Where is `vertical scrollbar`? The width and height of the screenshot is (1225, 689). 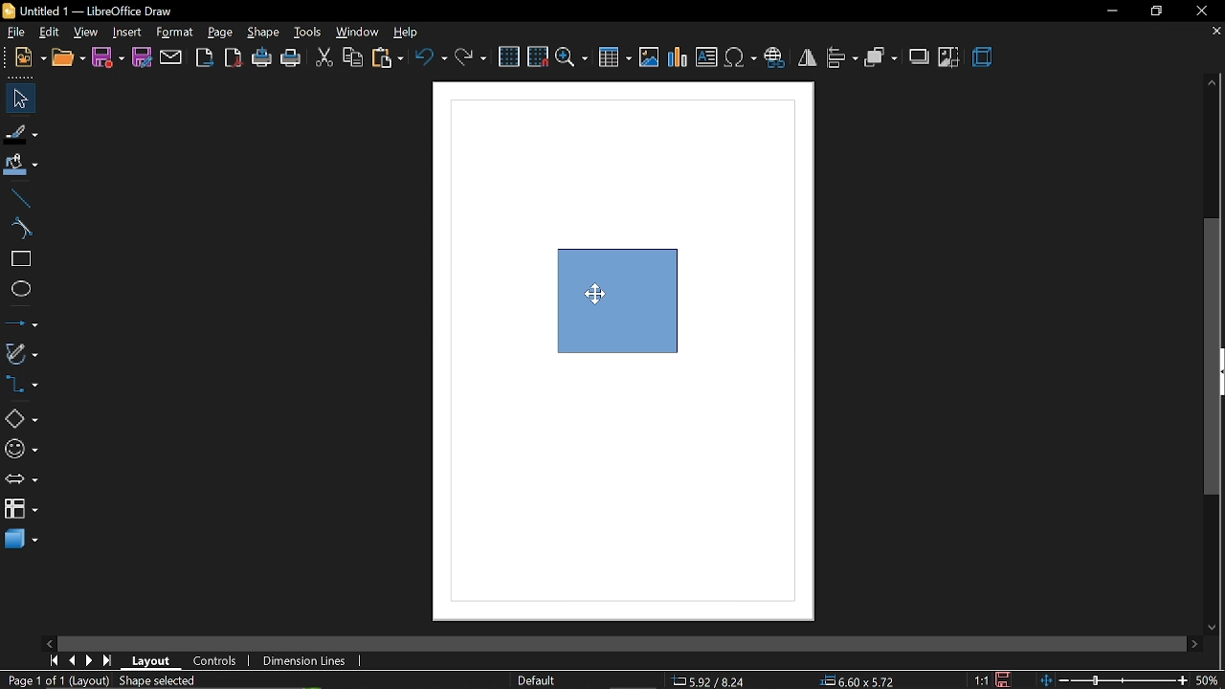 vertical scrollbar is located at coordinates (1215, 358).